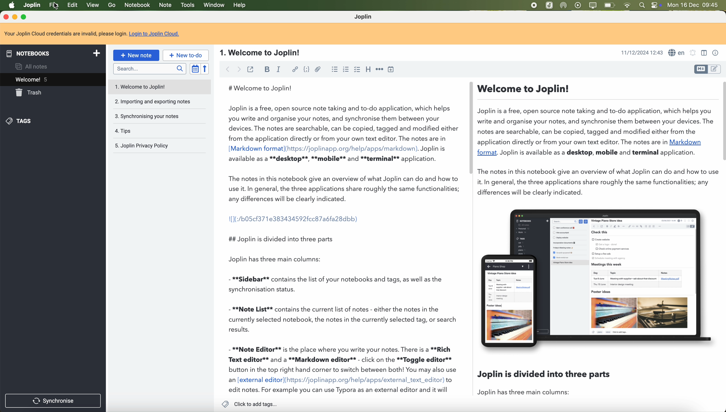 This screenshot has height=412, width=726. Describe the element at coordinates (112, 5) in the screenshot. I see `go` at that location.